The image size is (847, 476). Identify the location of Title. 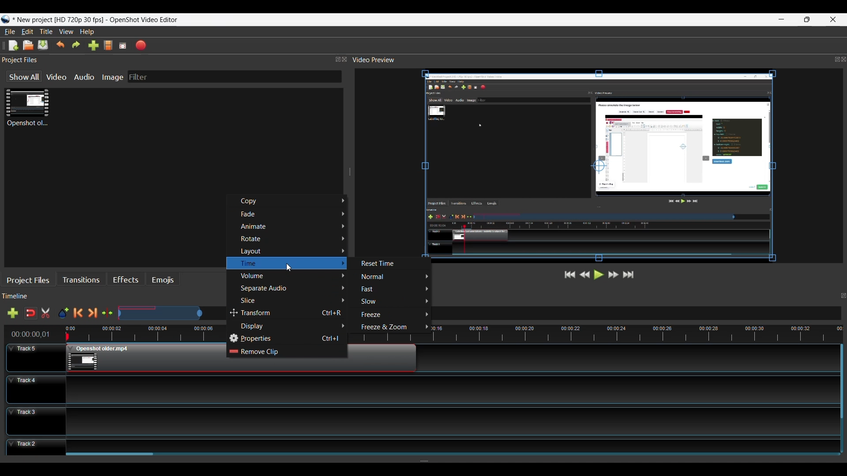
(47, 32).